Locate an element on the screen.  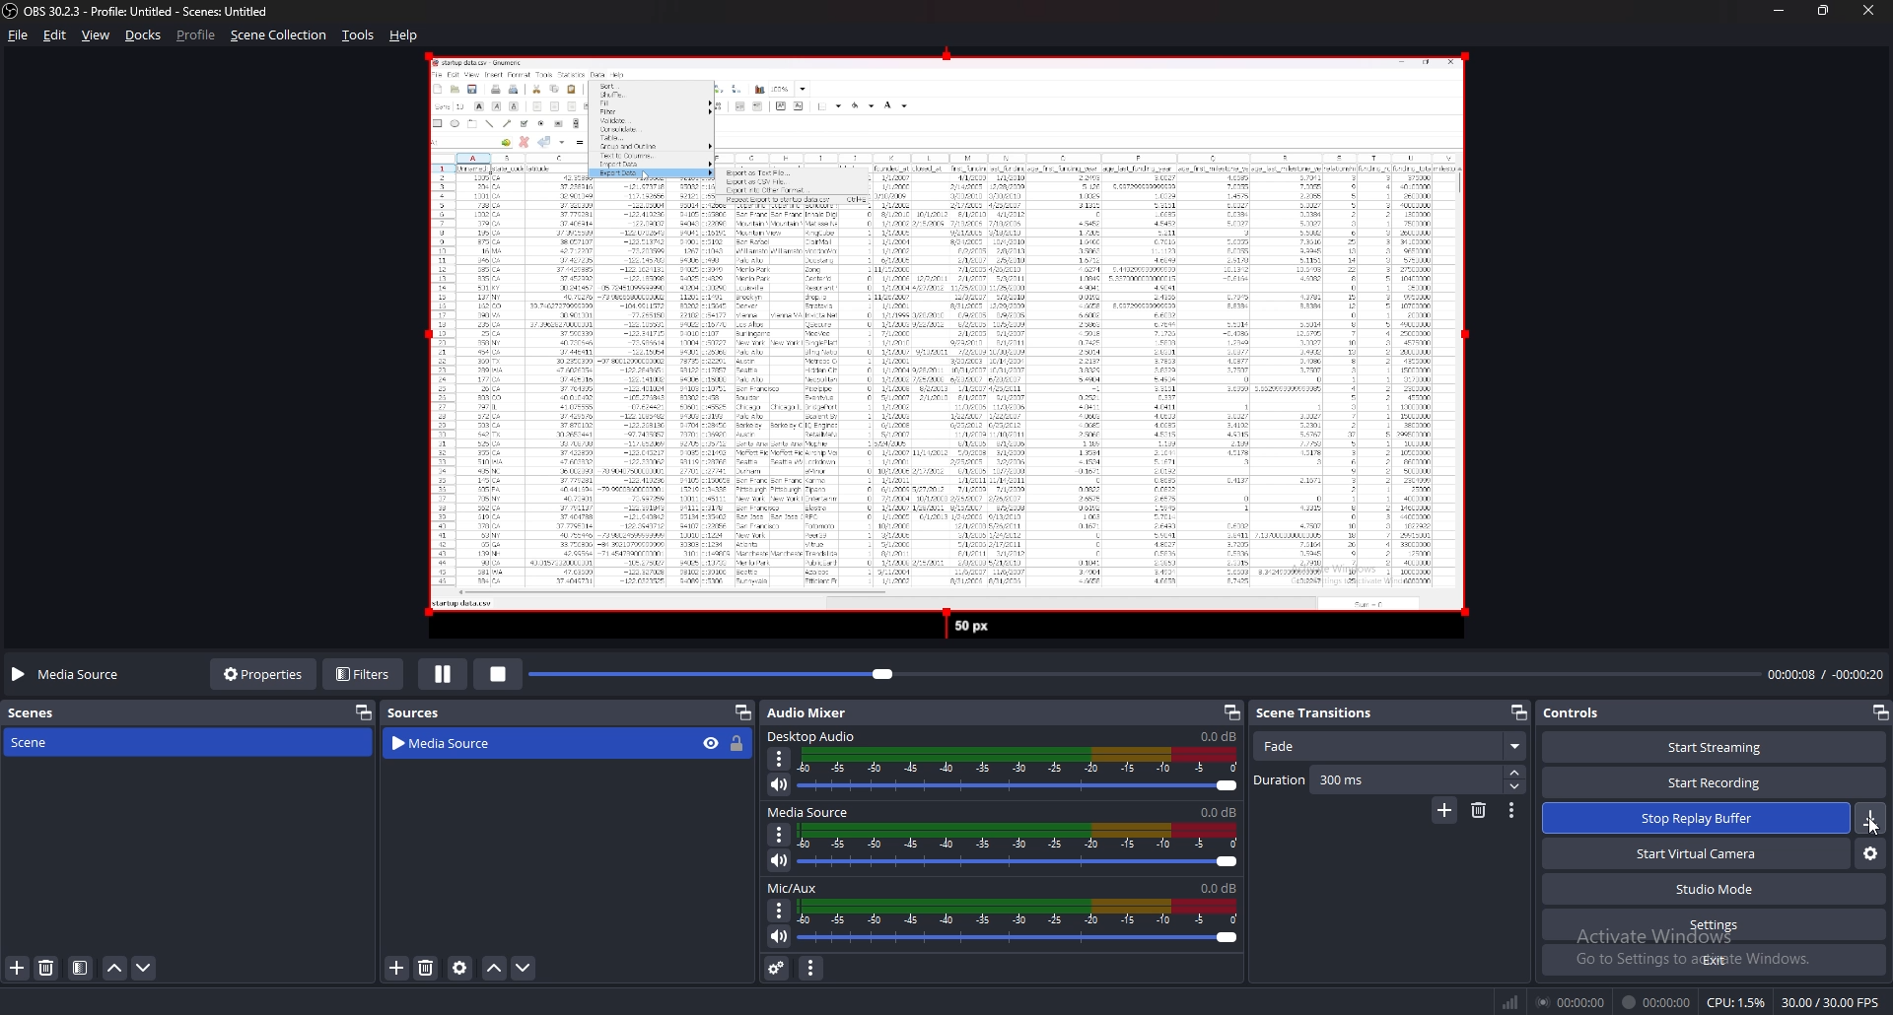
lock is located at coordinates (738, 745).